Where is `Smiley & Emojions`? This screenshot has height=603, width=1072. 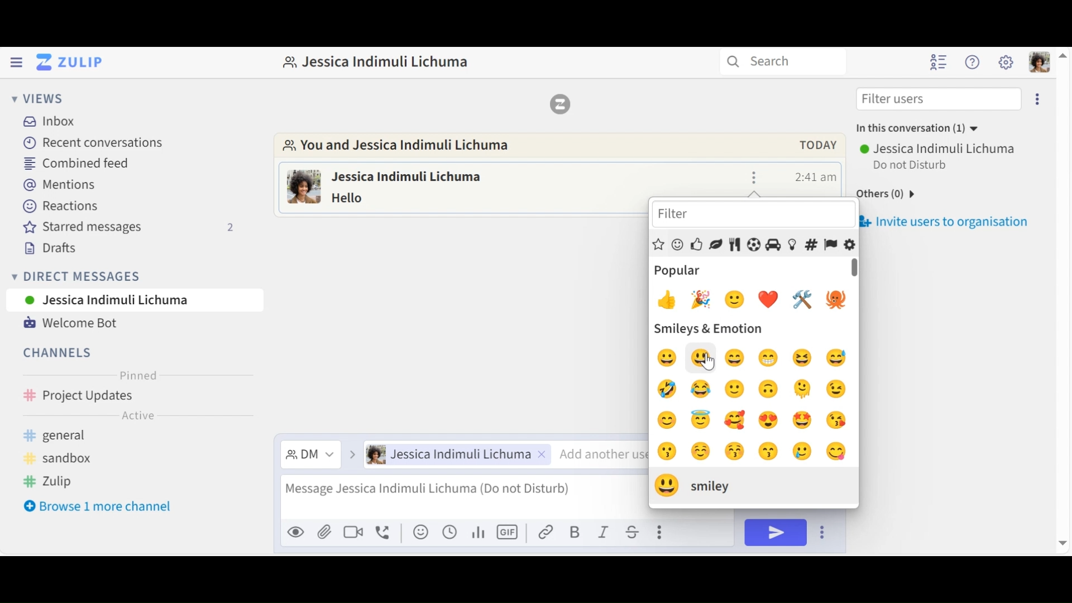 Smiley & Emojions is located at coordinates (678, 246).